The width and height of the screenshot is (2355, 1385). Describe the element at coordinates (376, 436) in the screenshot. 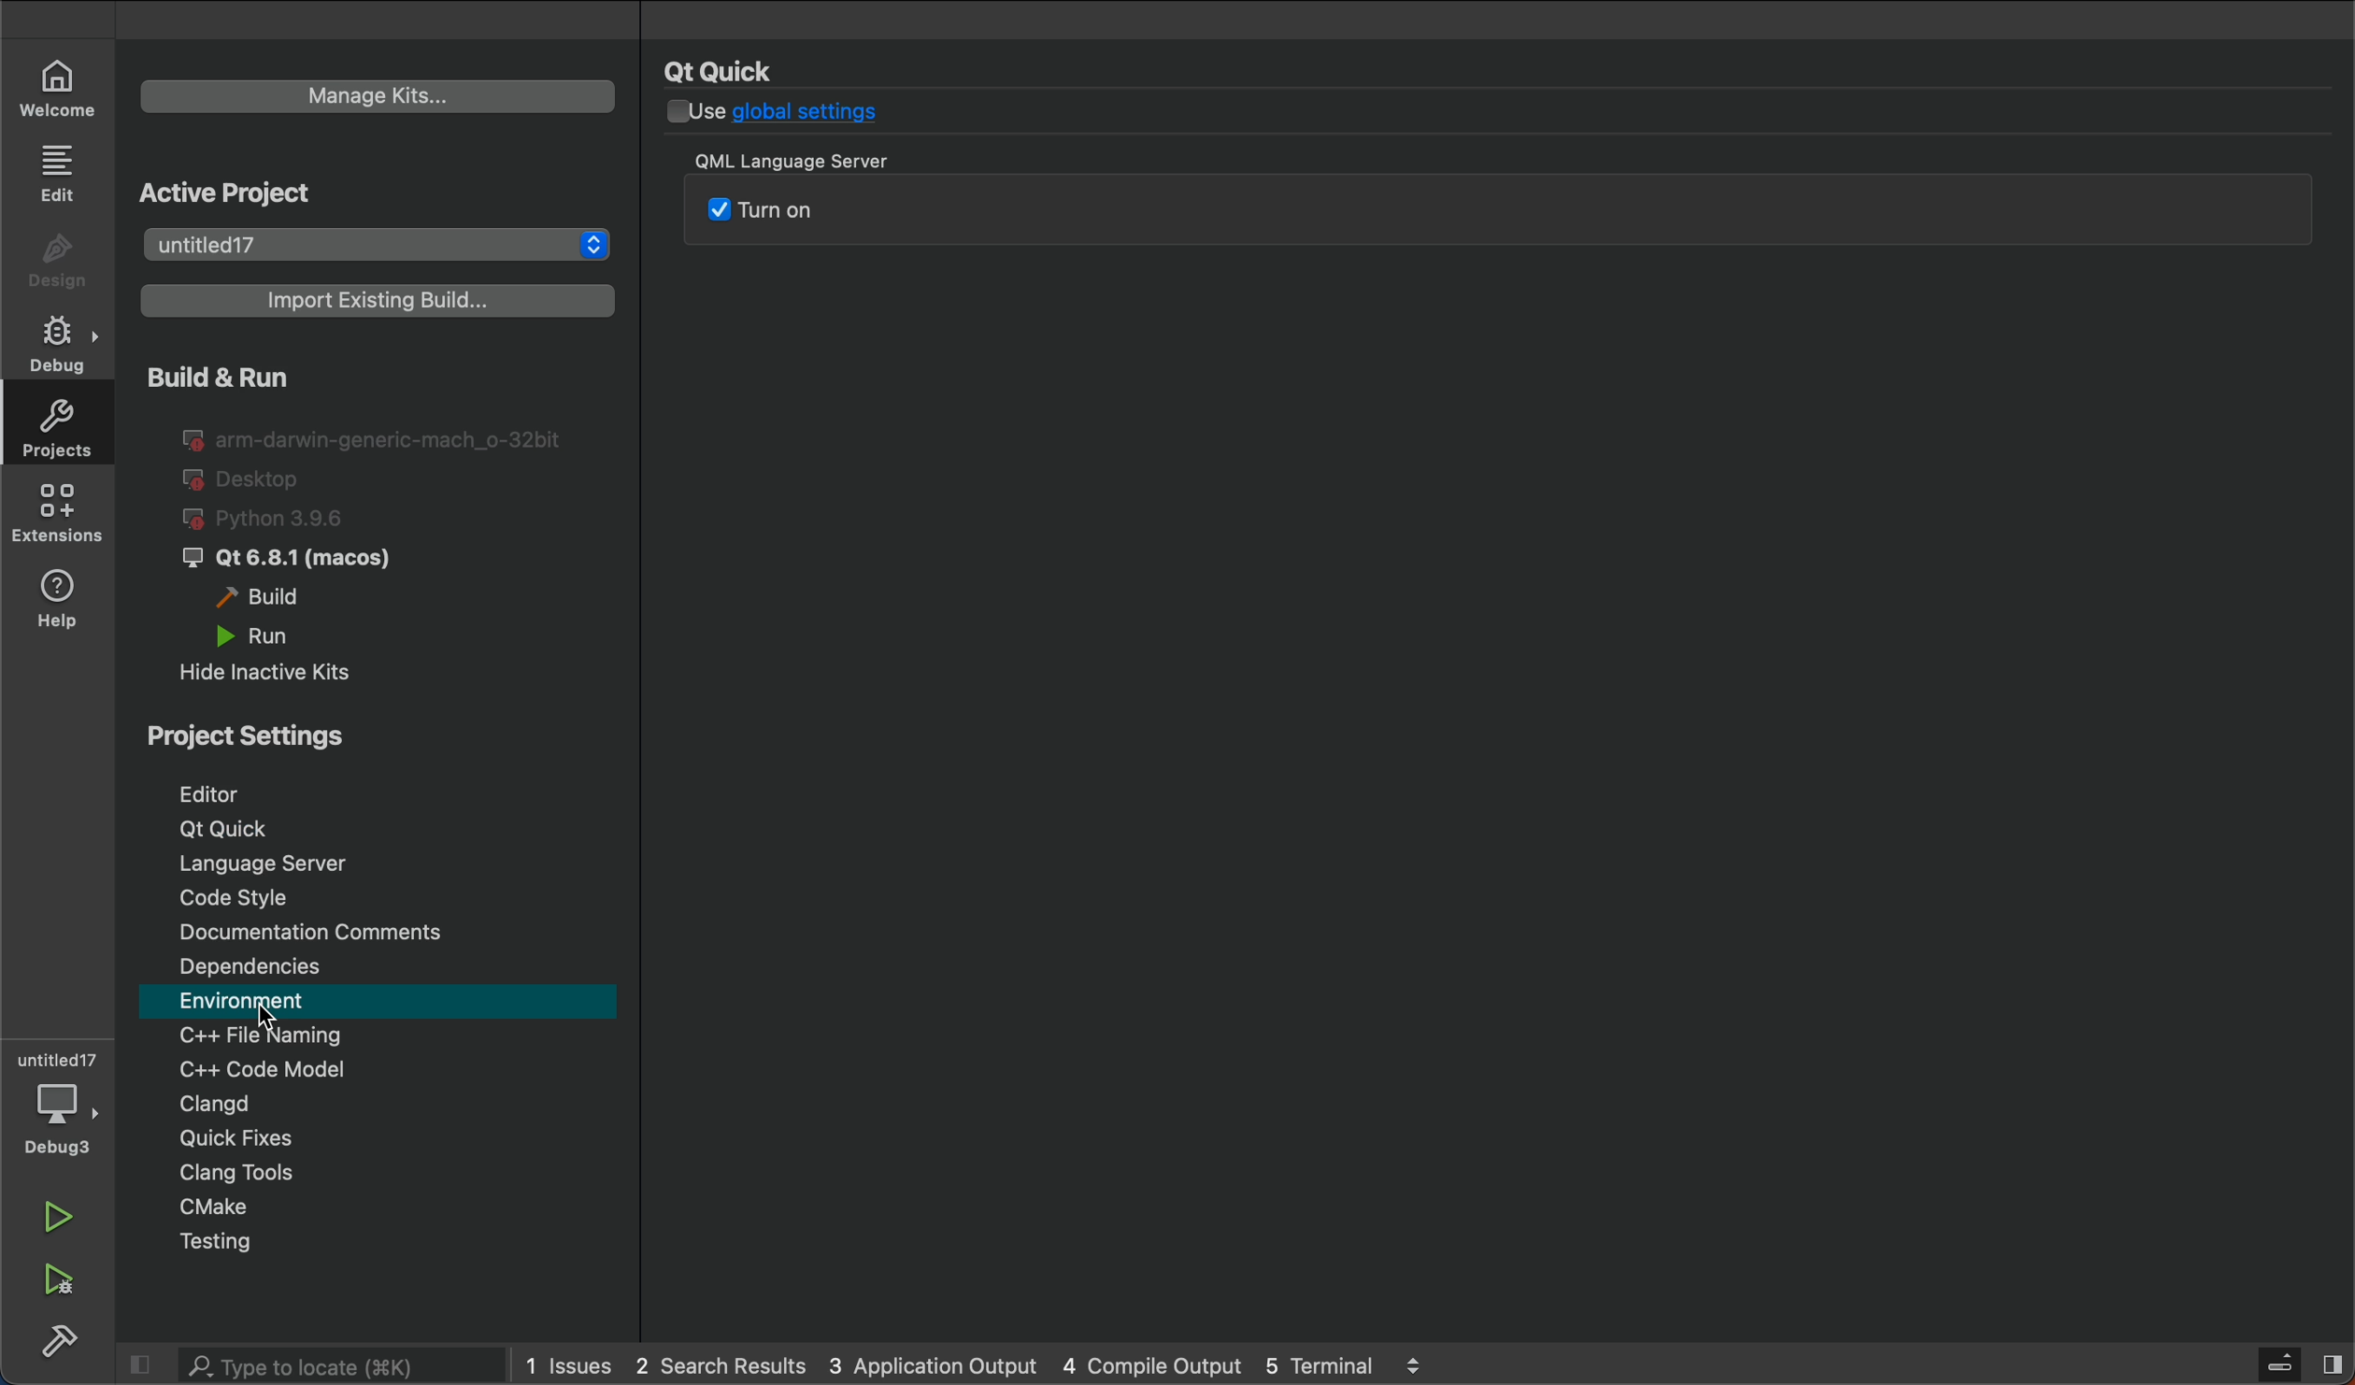

I see `I@ arm-darwin-generic-mach_o-32bit` at that location.